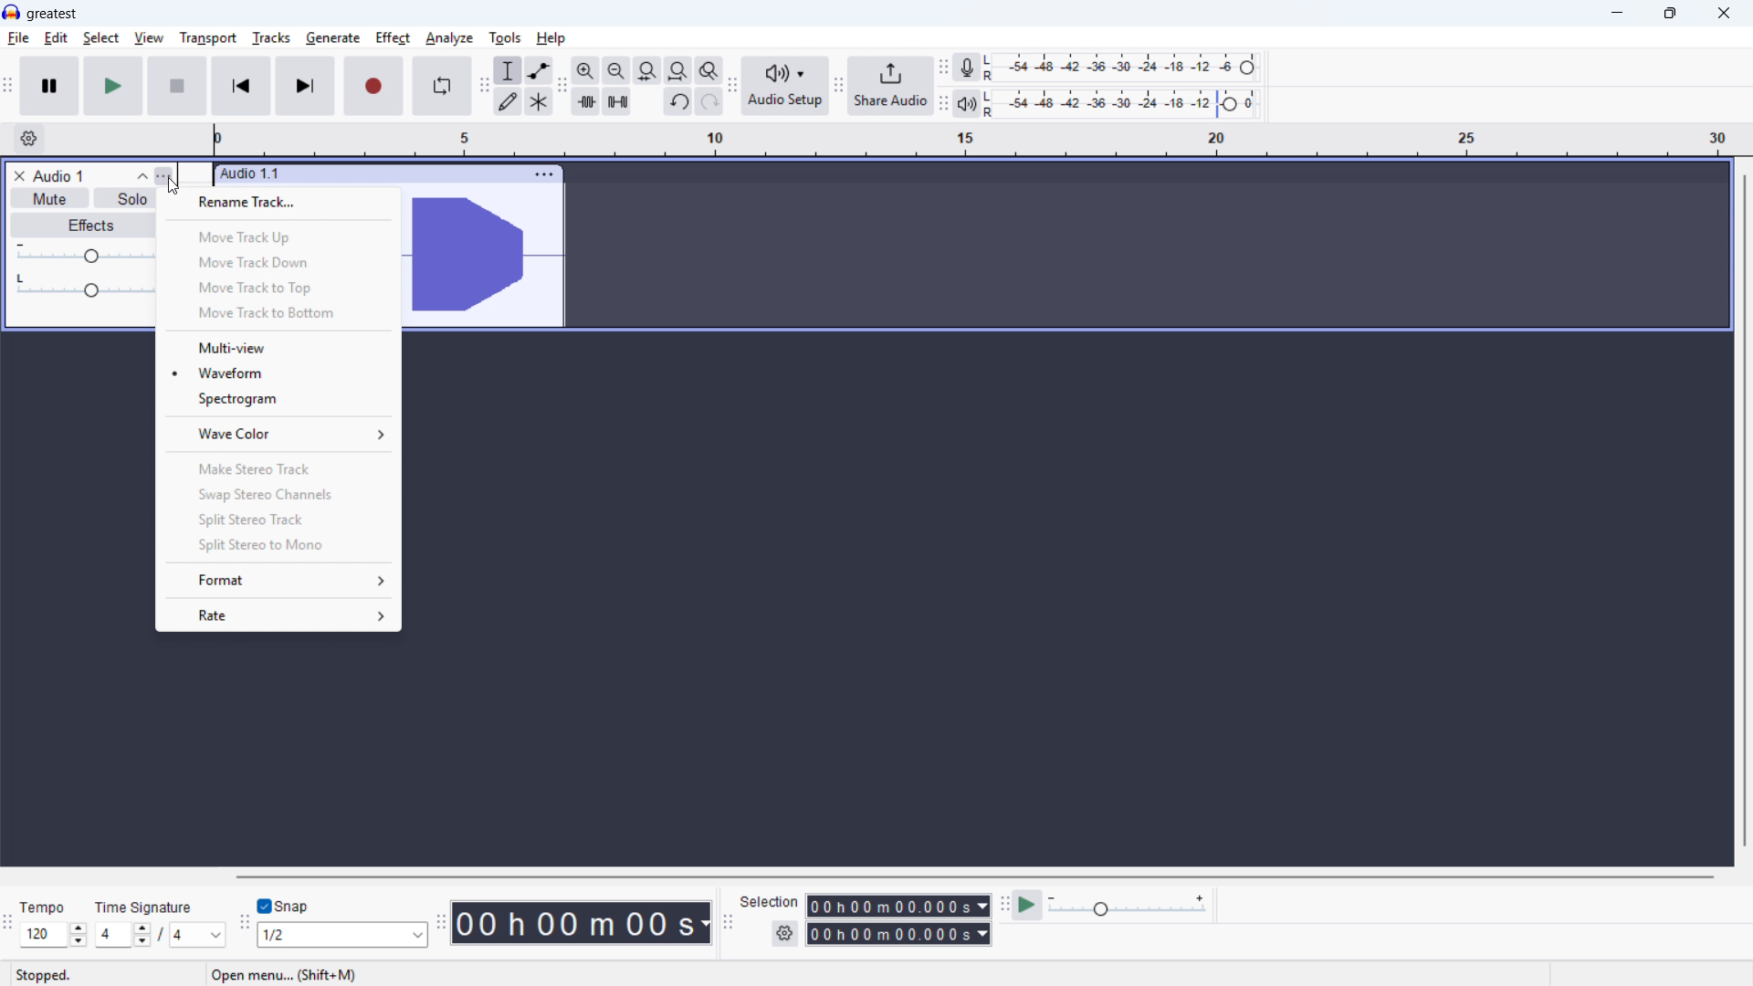 This screenshot has height=986, width=1753. What do you see at coordinates (278, 581) in the screenshot?
I see `format  ` at bounding box center [278, 581].